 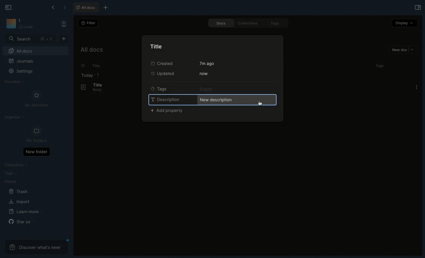 I want to click on New folder, so click(x=36, y=151).